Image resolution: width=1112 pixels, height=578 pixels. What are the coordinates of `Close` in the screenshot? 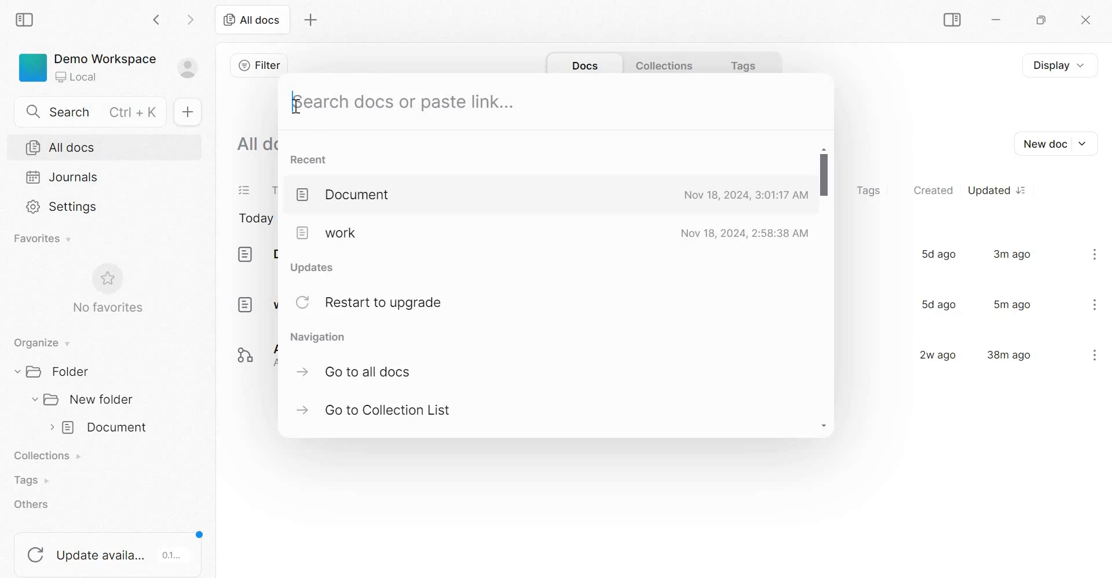 It's located at (1084, 21).